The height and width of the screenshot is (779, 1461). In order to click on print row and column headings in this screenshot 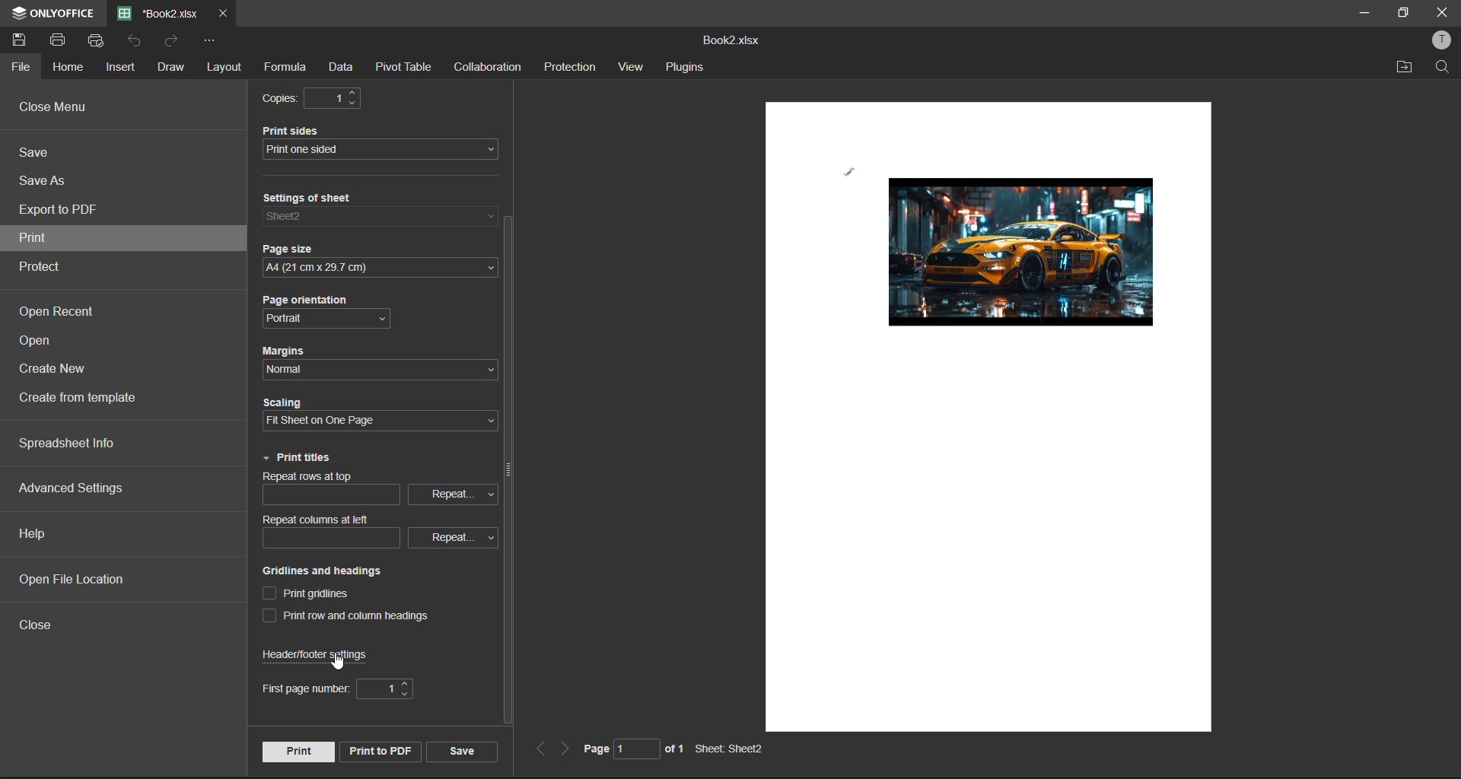, I will do `click(352, 617)`.